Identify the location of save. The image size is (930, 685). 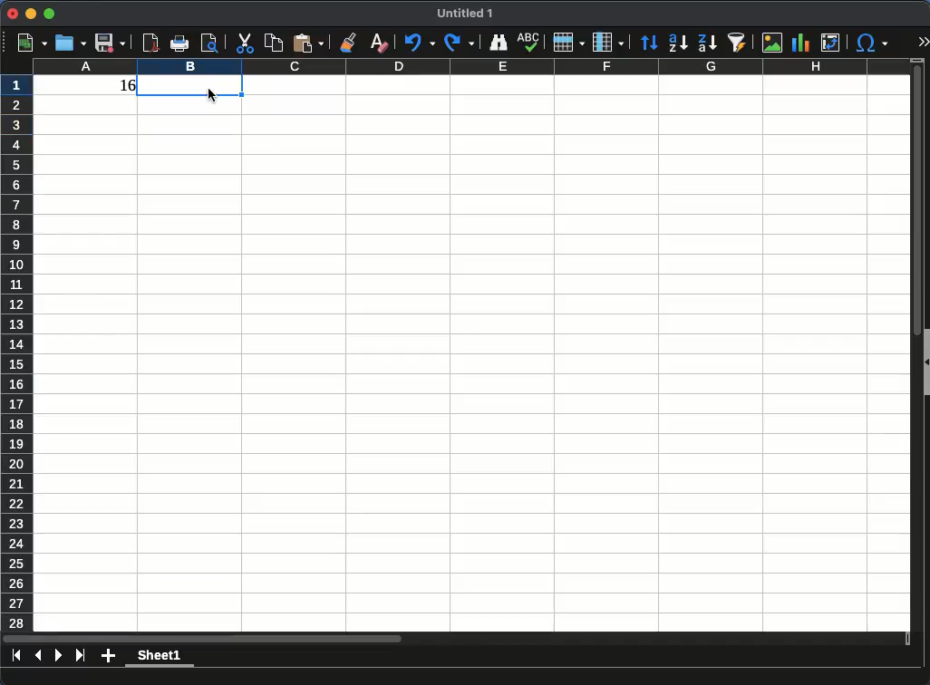
(110, 44).